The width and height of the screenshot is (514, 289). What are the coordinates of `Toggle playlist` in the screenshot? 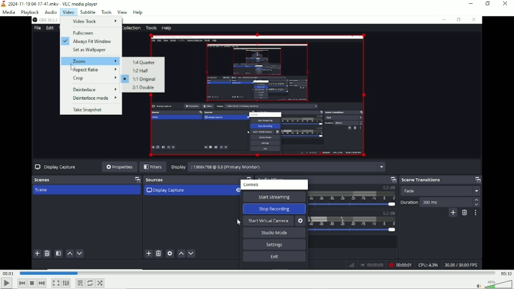 It's located at (80, 283).